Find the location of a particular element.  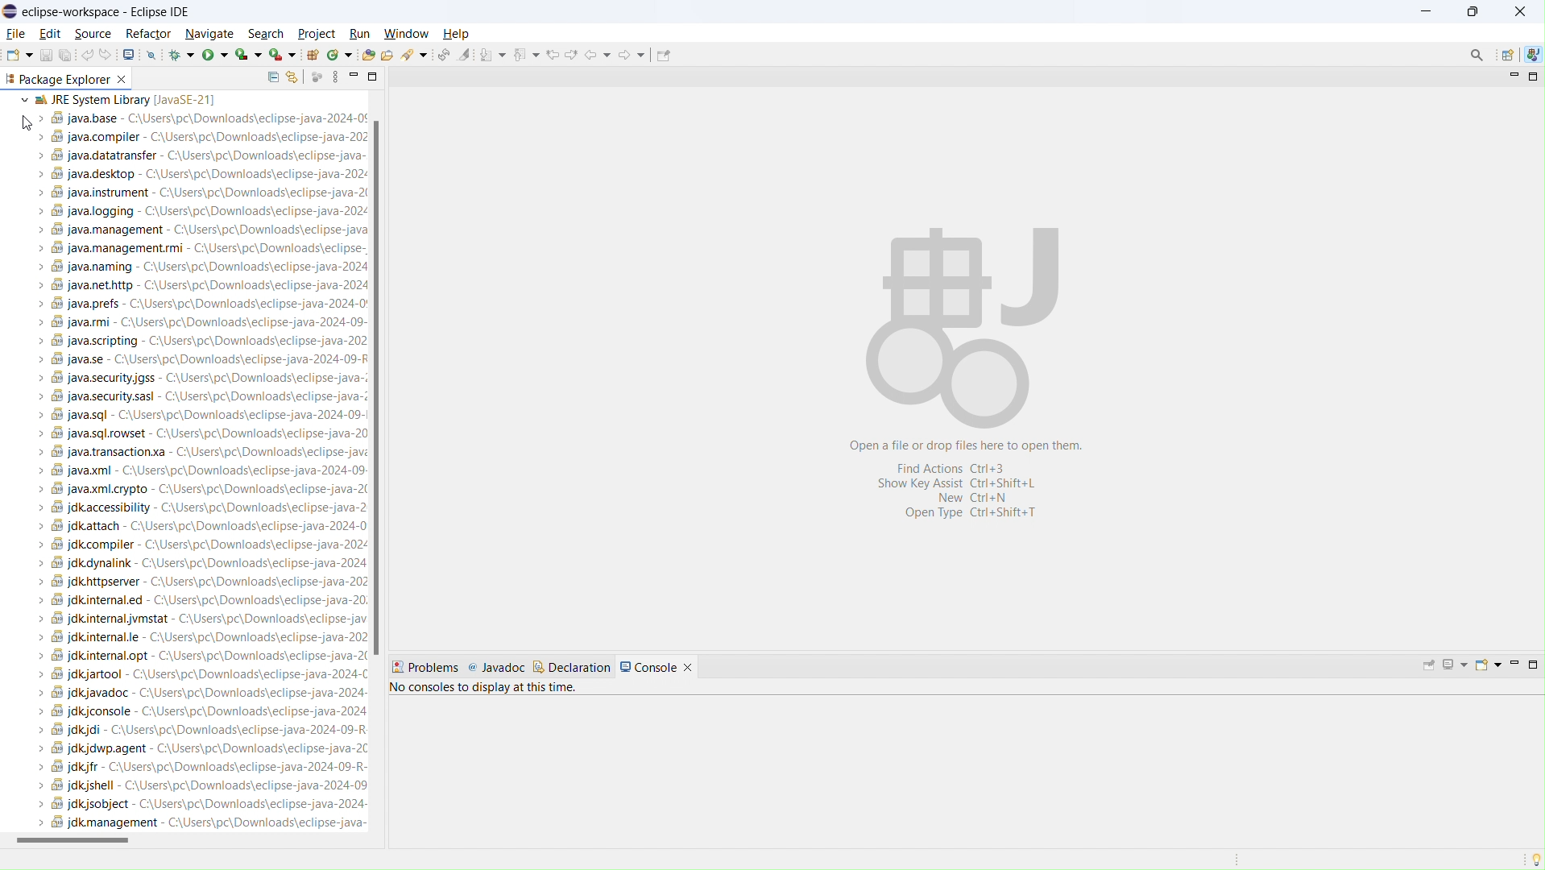

undo is located at coordinates (87, 57).